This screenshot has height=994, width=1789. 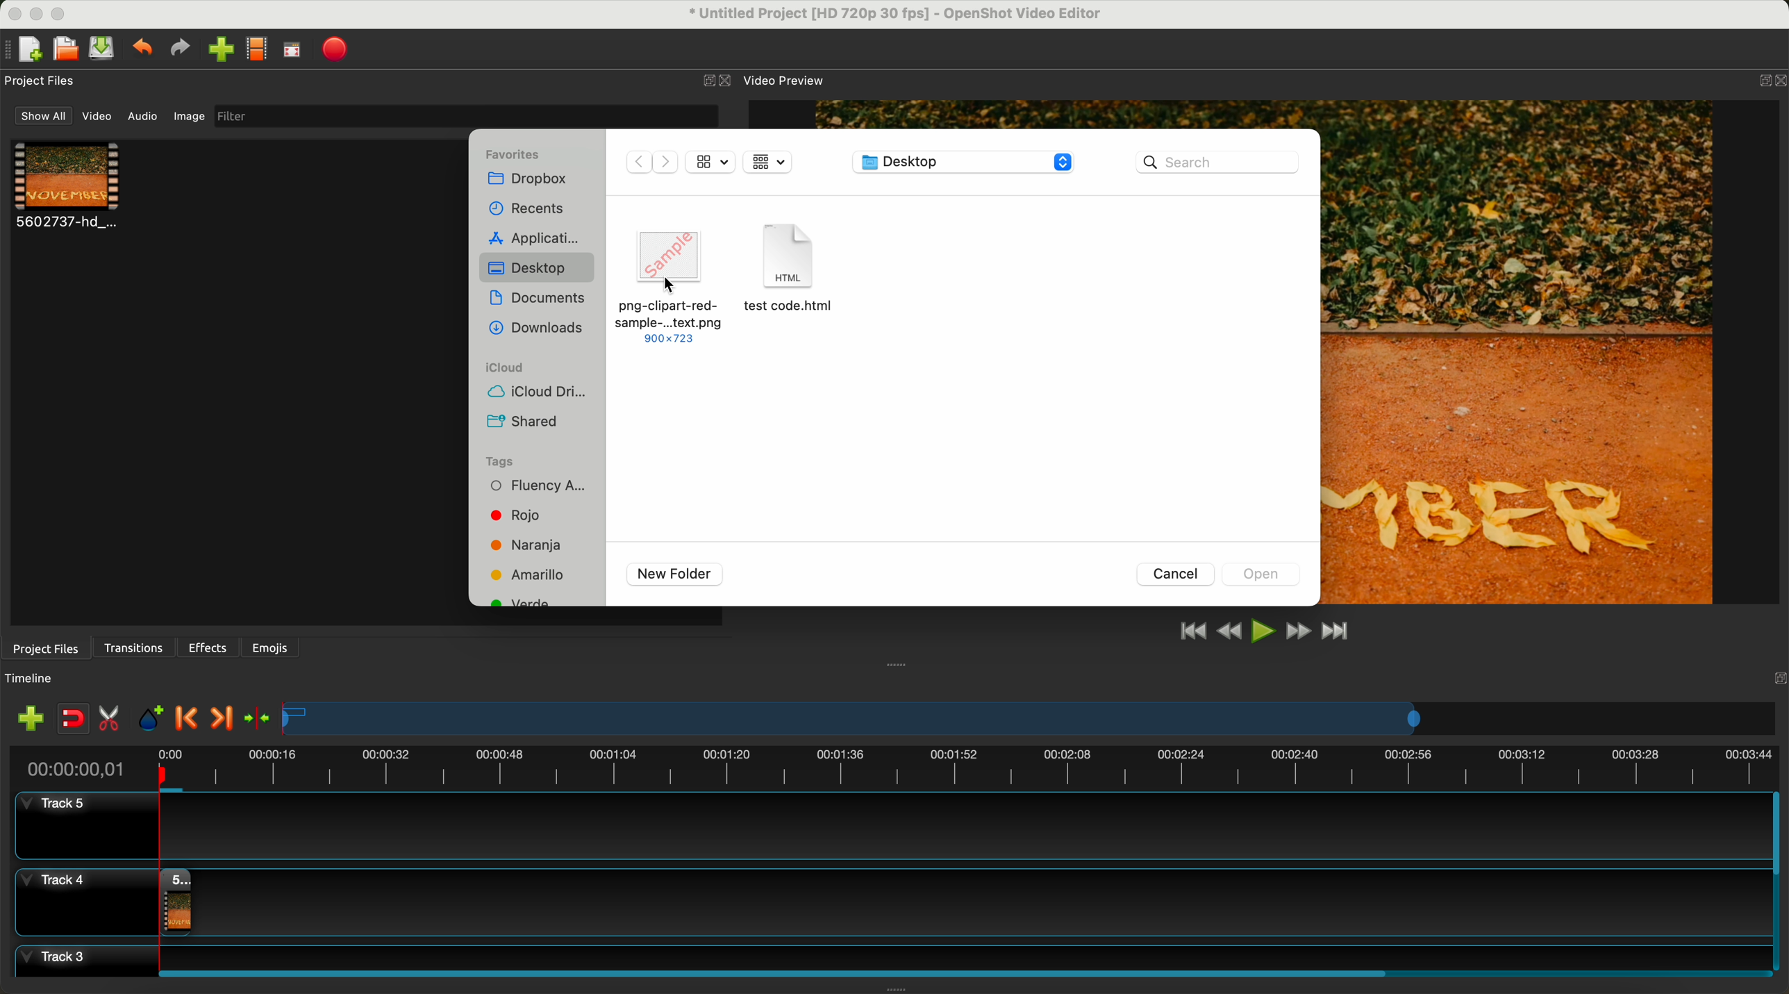 What do you see at coordinates (26, 49) in the screenshot?
I see `new file` at bounding box center [26, 49].